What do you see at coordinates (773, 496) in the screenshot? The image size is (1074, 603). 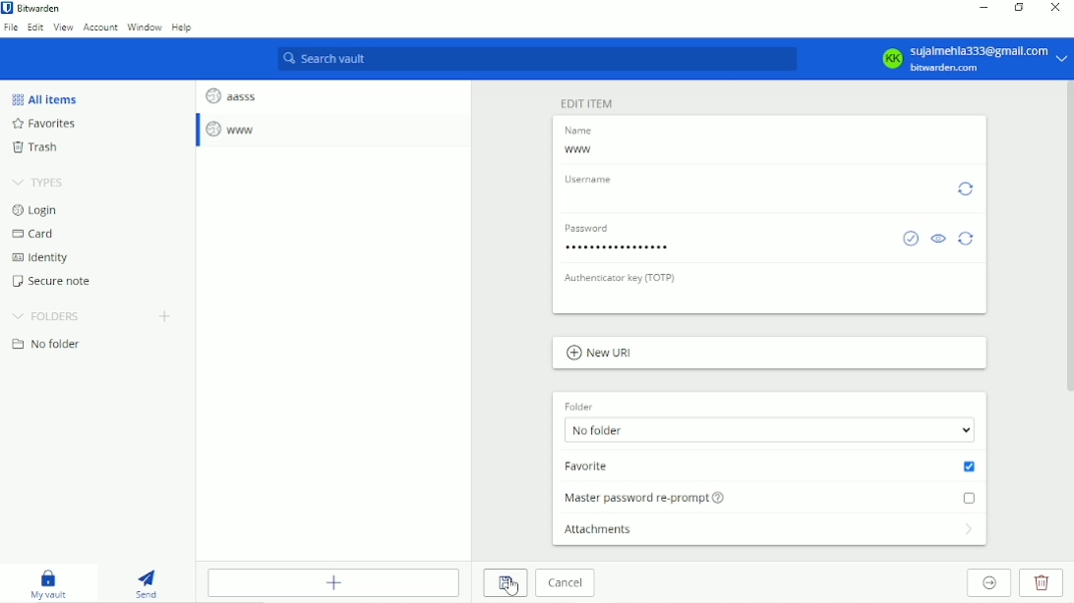 I see `Master password re-prompt` at bounding box center [773, 496].